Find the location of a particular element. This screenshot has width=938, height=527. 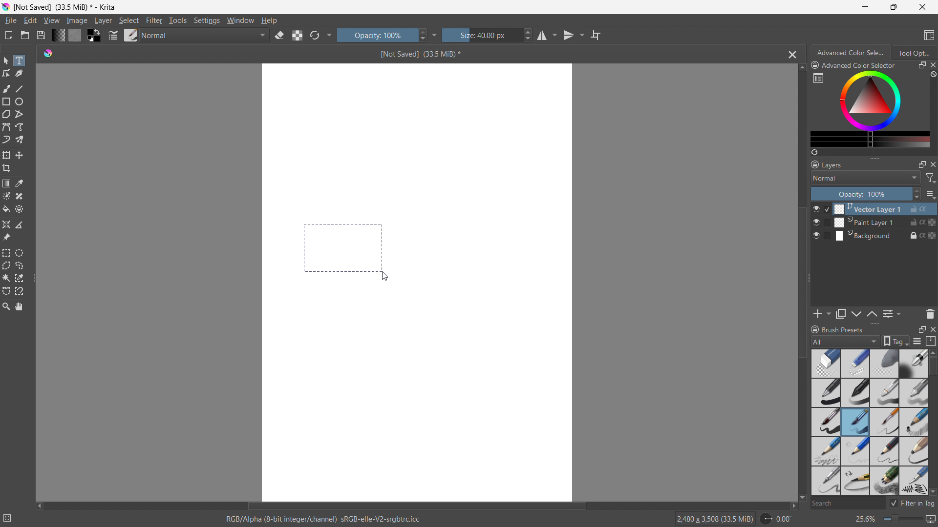

pen is located at coordinates (855, 393).